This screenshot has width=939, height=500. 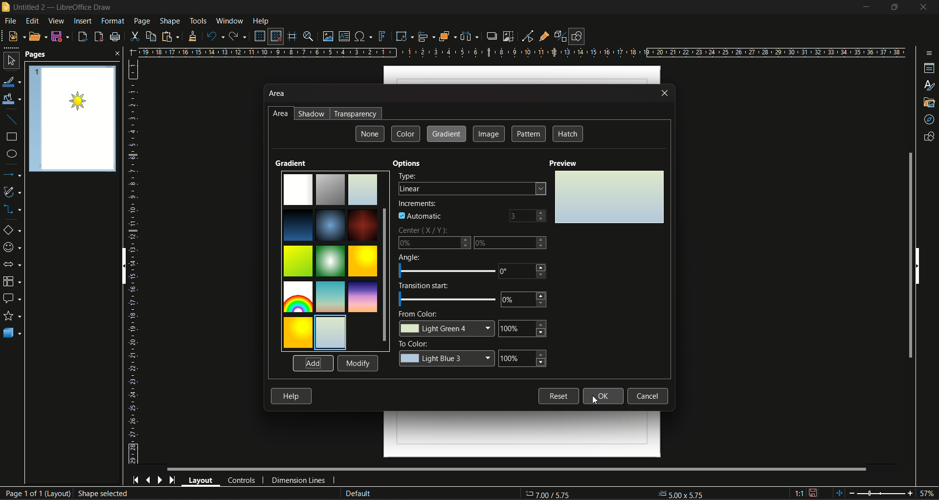 I want to click on ok, so click(x=604, y=396).